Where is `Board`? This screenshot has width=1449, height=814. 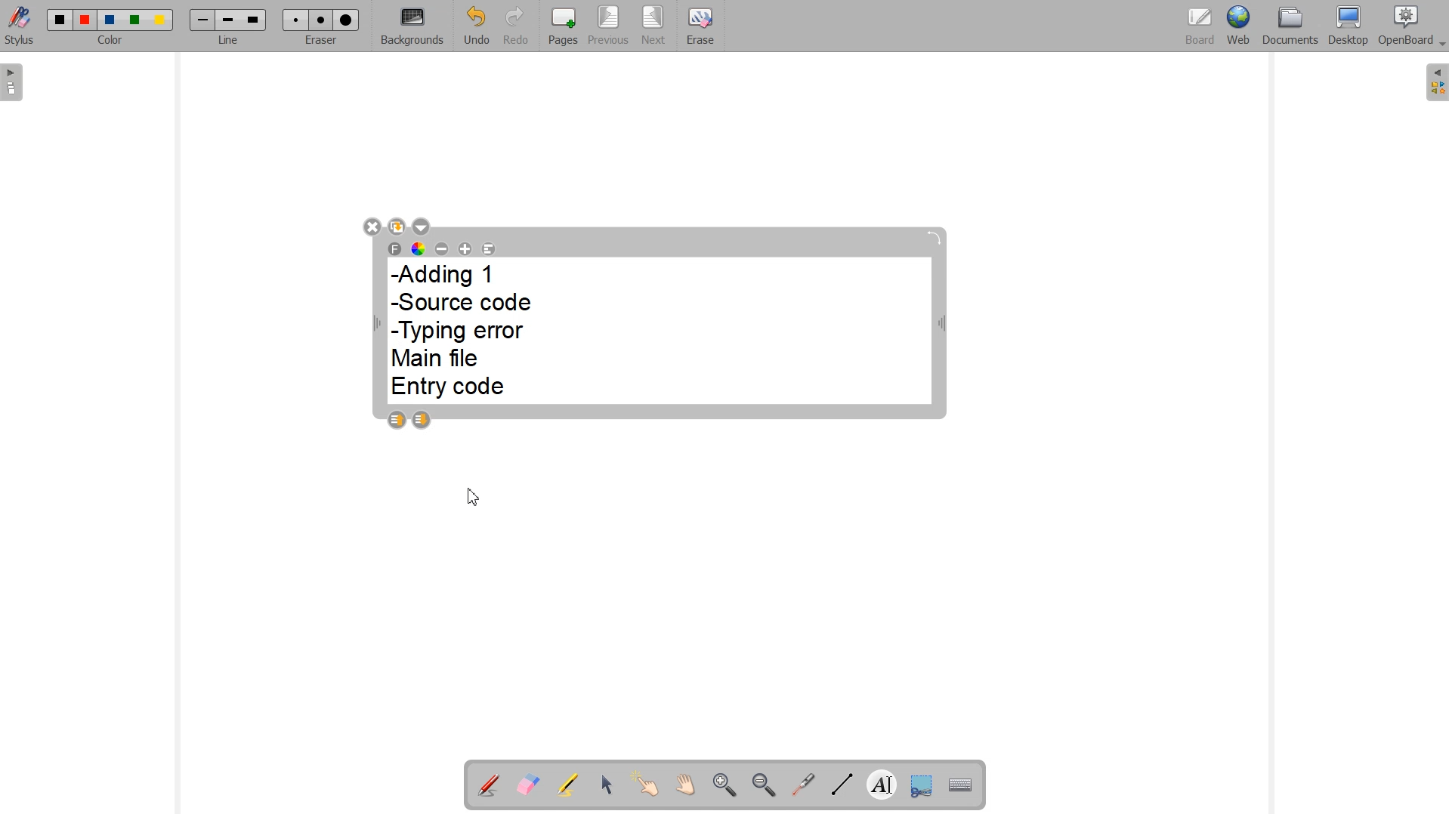 Board is located at coordinates (1200, 26).